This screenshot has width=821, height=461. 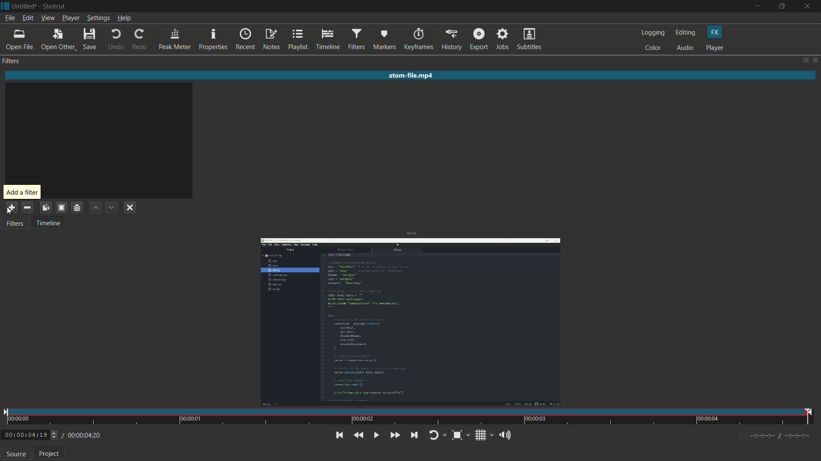 I want to click on save, so click(x=92, y=40).